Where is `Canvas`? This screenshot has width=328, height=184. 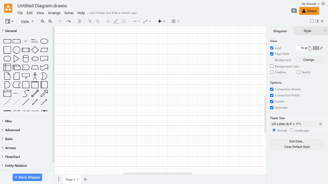 Canvas is located at coordinates (159, 96).